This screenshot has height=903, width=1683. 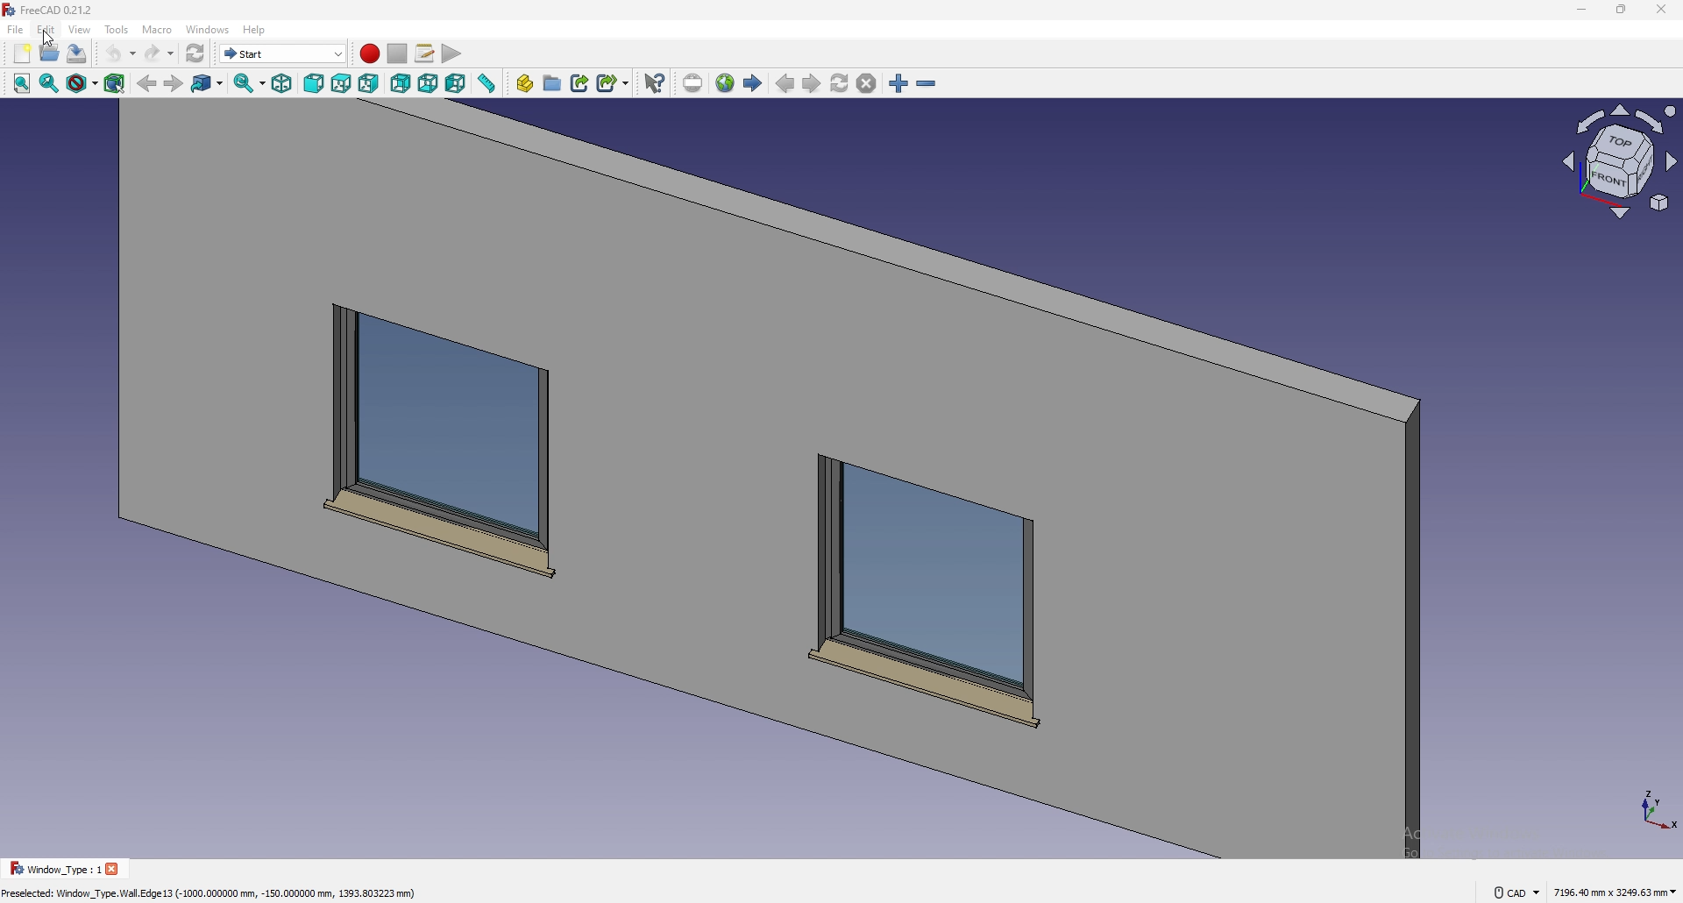 I want to click on preselected: Window_Type.Wal.Edge 13 (-1000.000000 mm, -150.000000 mm, 1393.803223 mm), so click(x=217, y=892).